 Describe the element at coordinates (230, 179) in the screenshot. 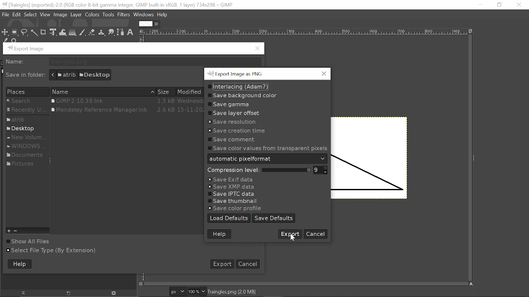

I see `Save exit data` at that location.